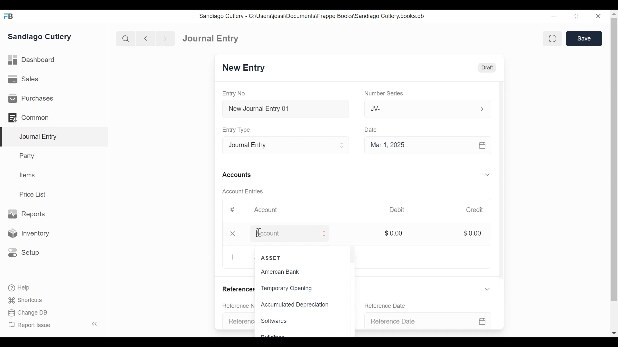  I want to click on Report Issue, so click(32, 326).